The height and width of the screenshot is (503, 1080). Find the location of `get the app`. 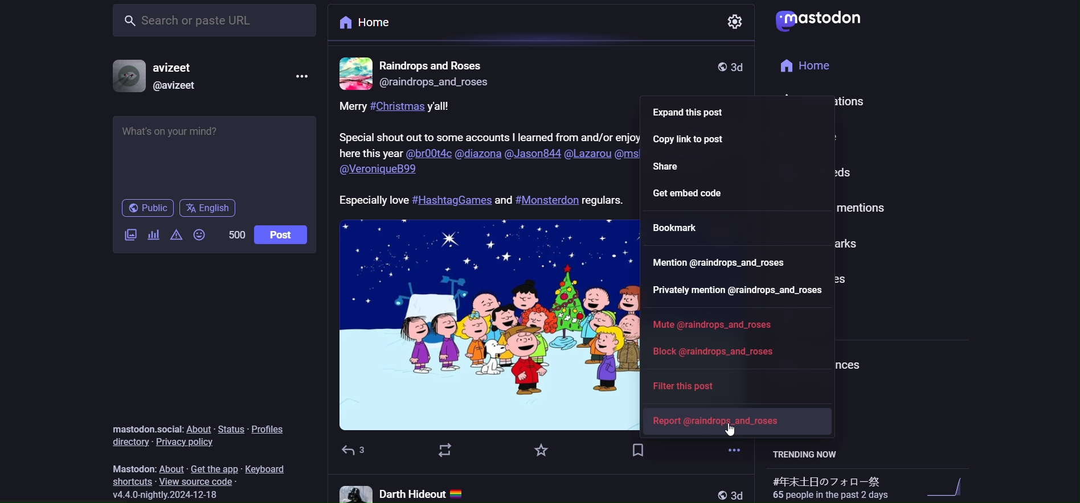

get the app is located at coordinates (212, 467).